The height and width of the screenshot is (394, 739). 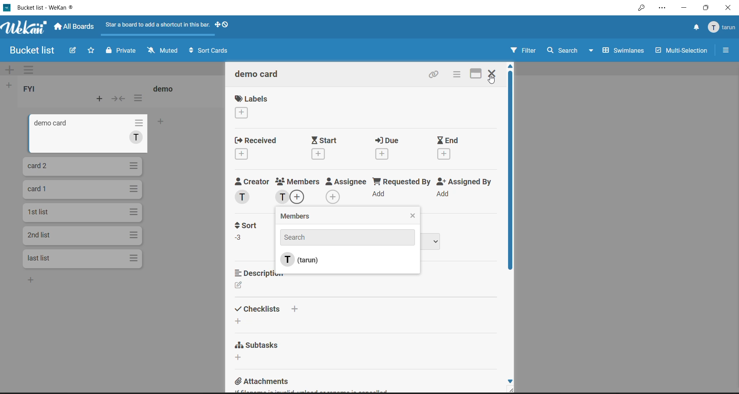 What do you see at coordinates (263, 382) in the screenshot?
I see `attachments` at bounding box center [263, 382].